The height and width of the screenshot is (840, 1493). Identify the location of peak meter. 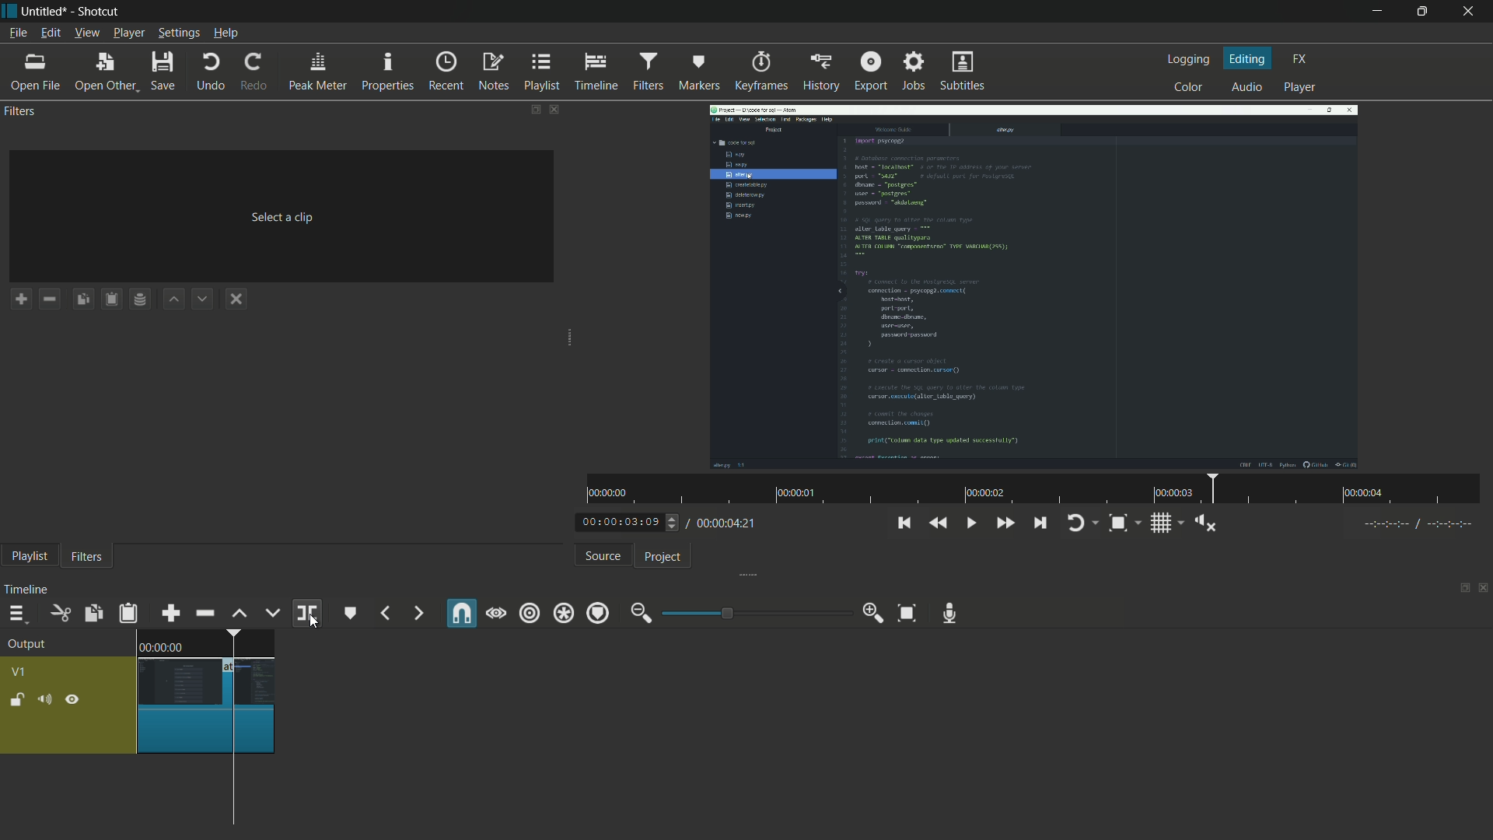
(318, 72).